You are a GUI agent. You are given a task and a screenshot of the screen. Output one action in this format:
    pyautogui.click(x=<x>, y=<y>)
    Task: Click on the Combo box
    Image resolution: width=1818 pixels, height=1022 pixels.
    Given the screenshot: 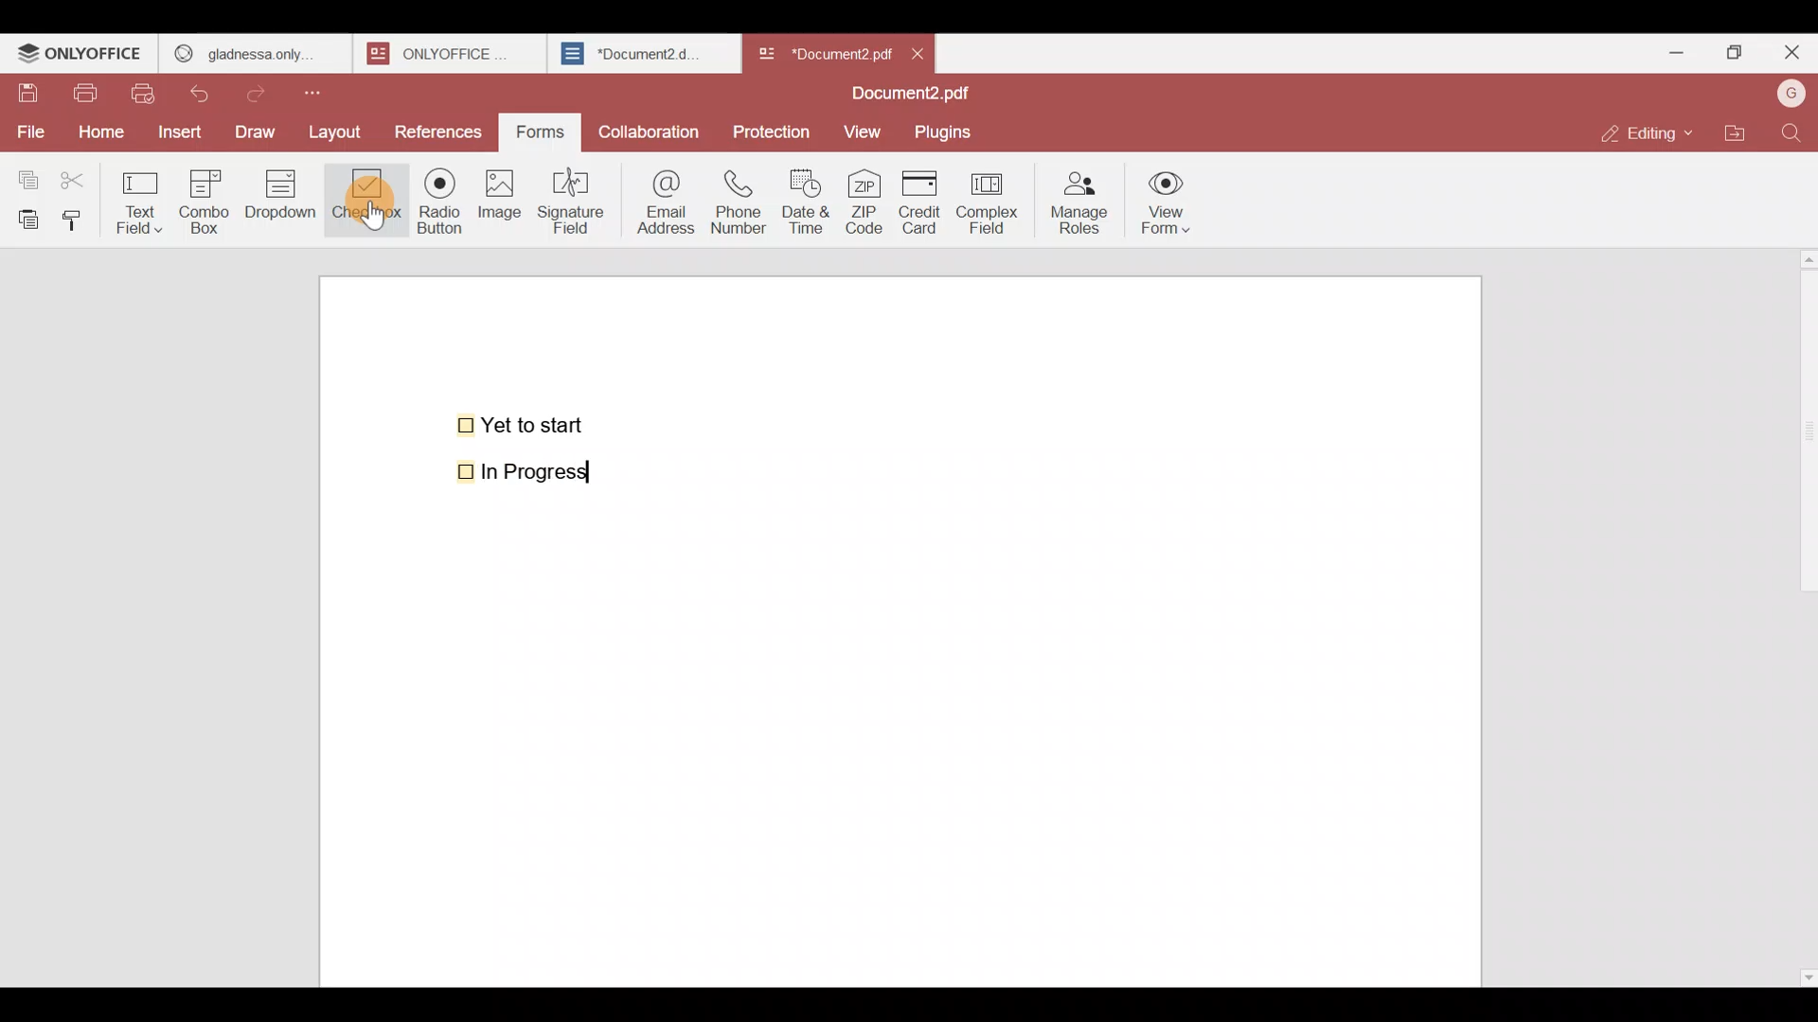 What is the action you would take?
    pyautogui.click(x=204, y=199)
    